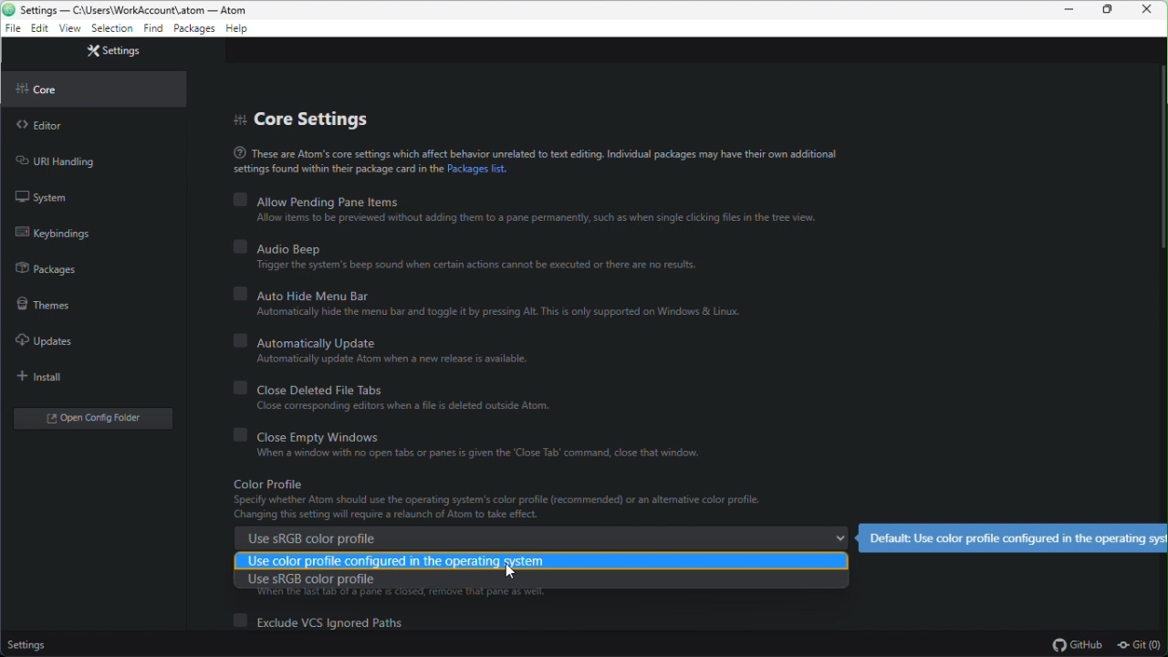 Image resolution: width=1168 pixels, height=657 pixels. What do you see at coordinates (63, 87) in the screenshot?
I see `Core` at bounding box center [63, 87].